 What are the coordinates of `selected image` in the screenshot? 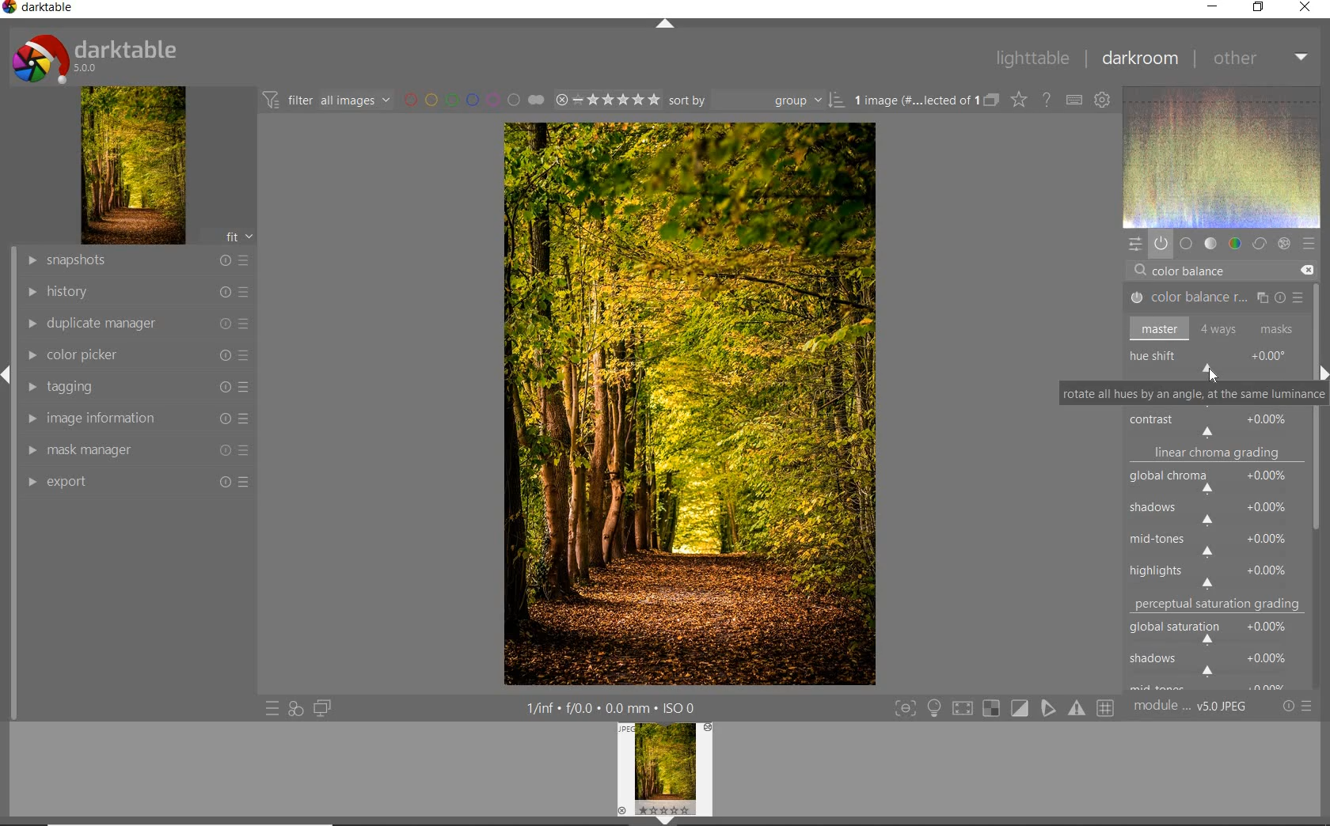 It's located at (689, 404).